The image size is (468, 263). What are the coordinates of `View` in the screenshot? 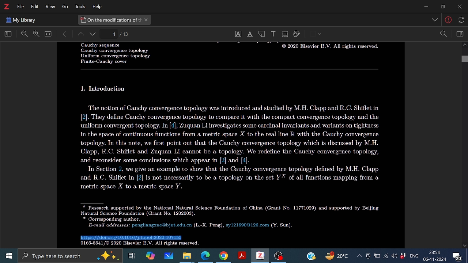 It's located at (49, 7).